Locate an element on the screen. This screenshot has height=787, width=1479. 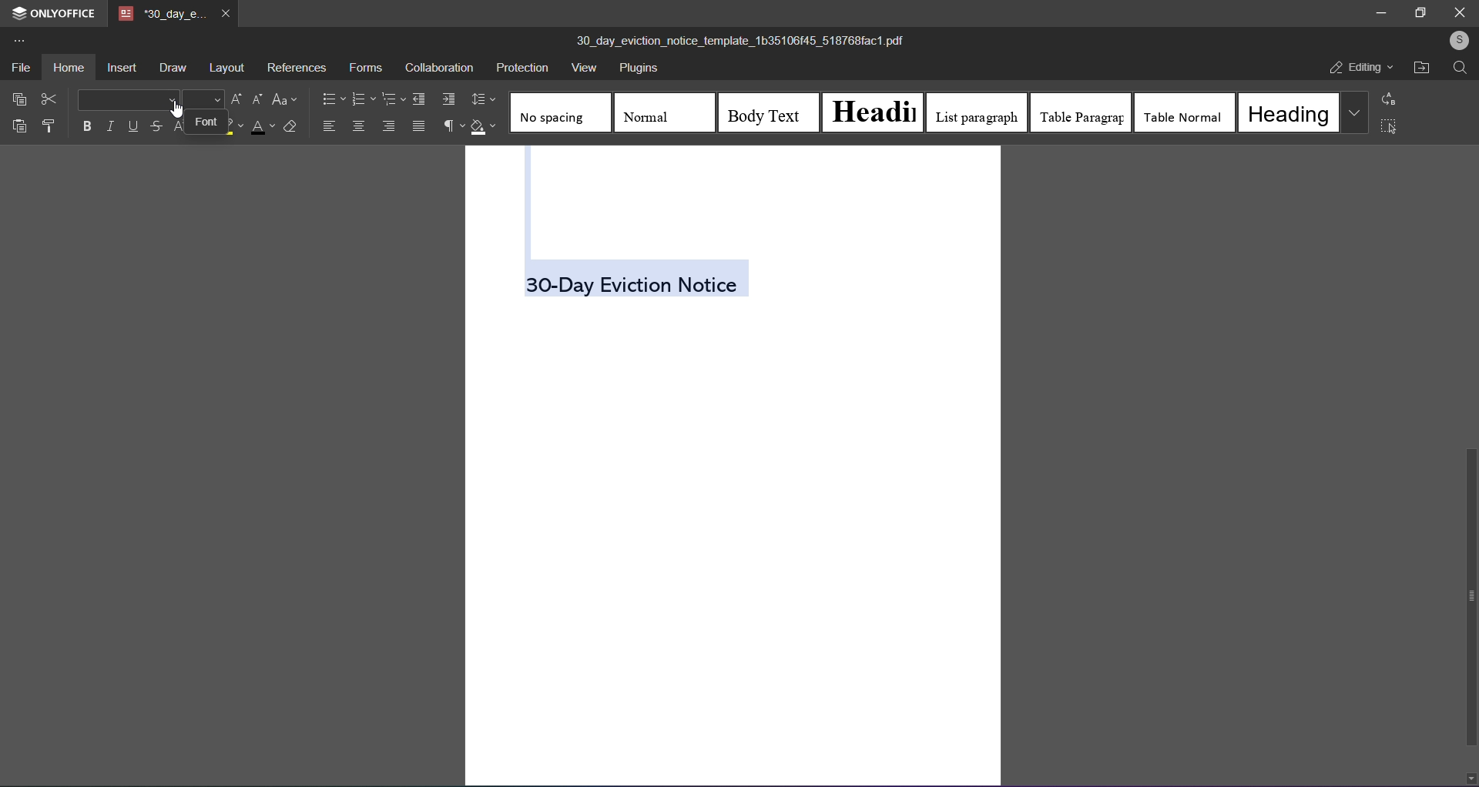
down is located at coordinates (1470, 776).